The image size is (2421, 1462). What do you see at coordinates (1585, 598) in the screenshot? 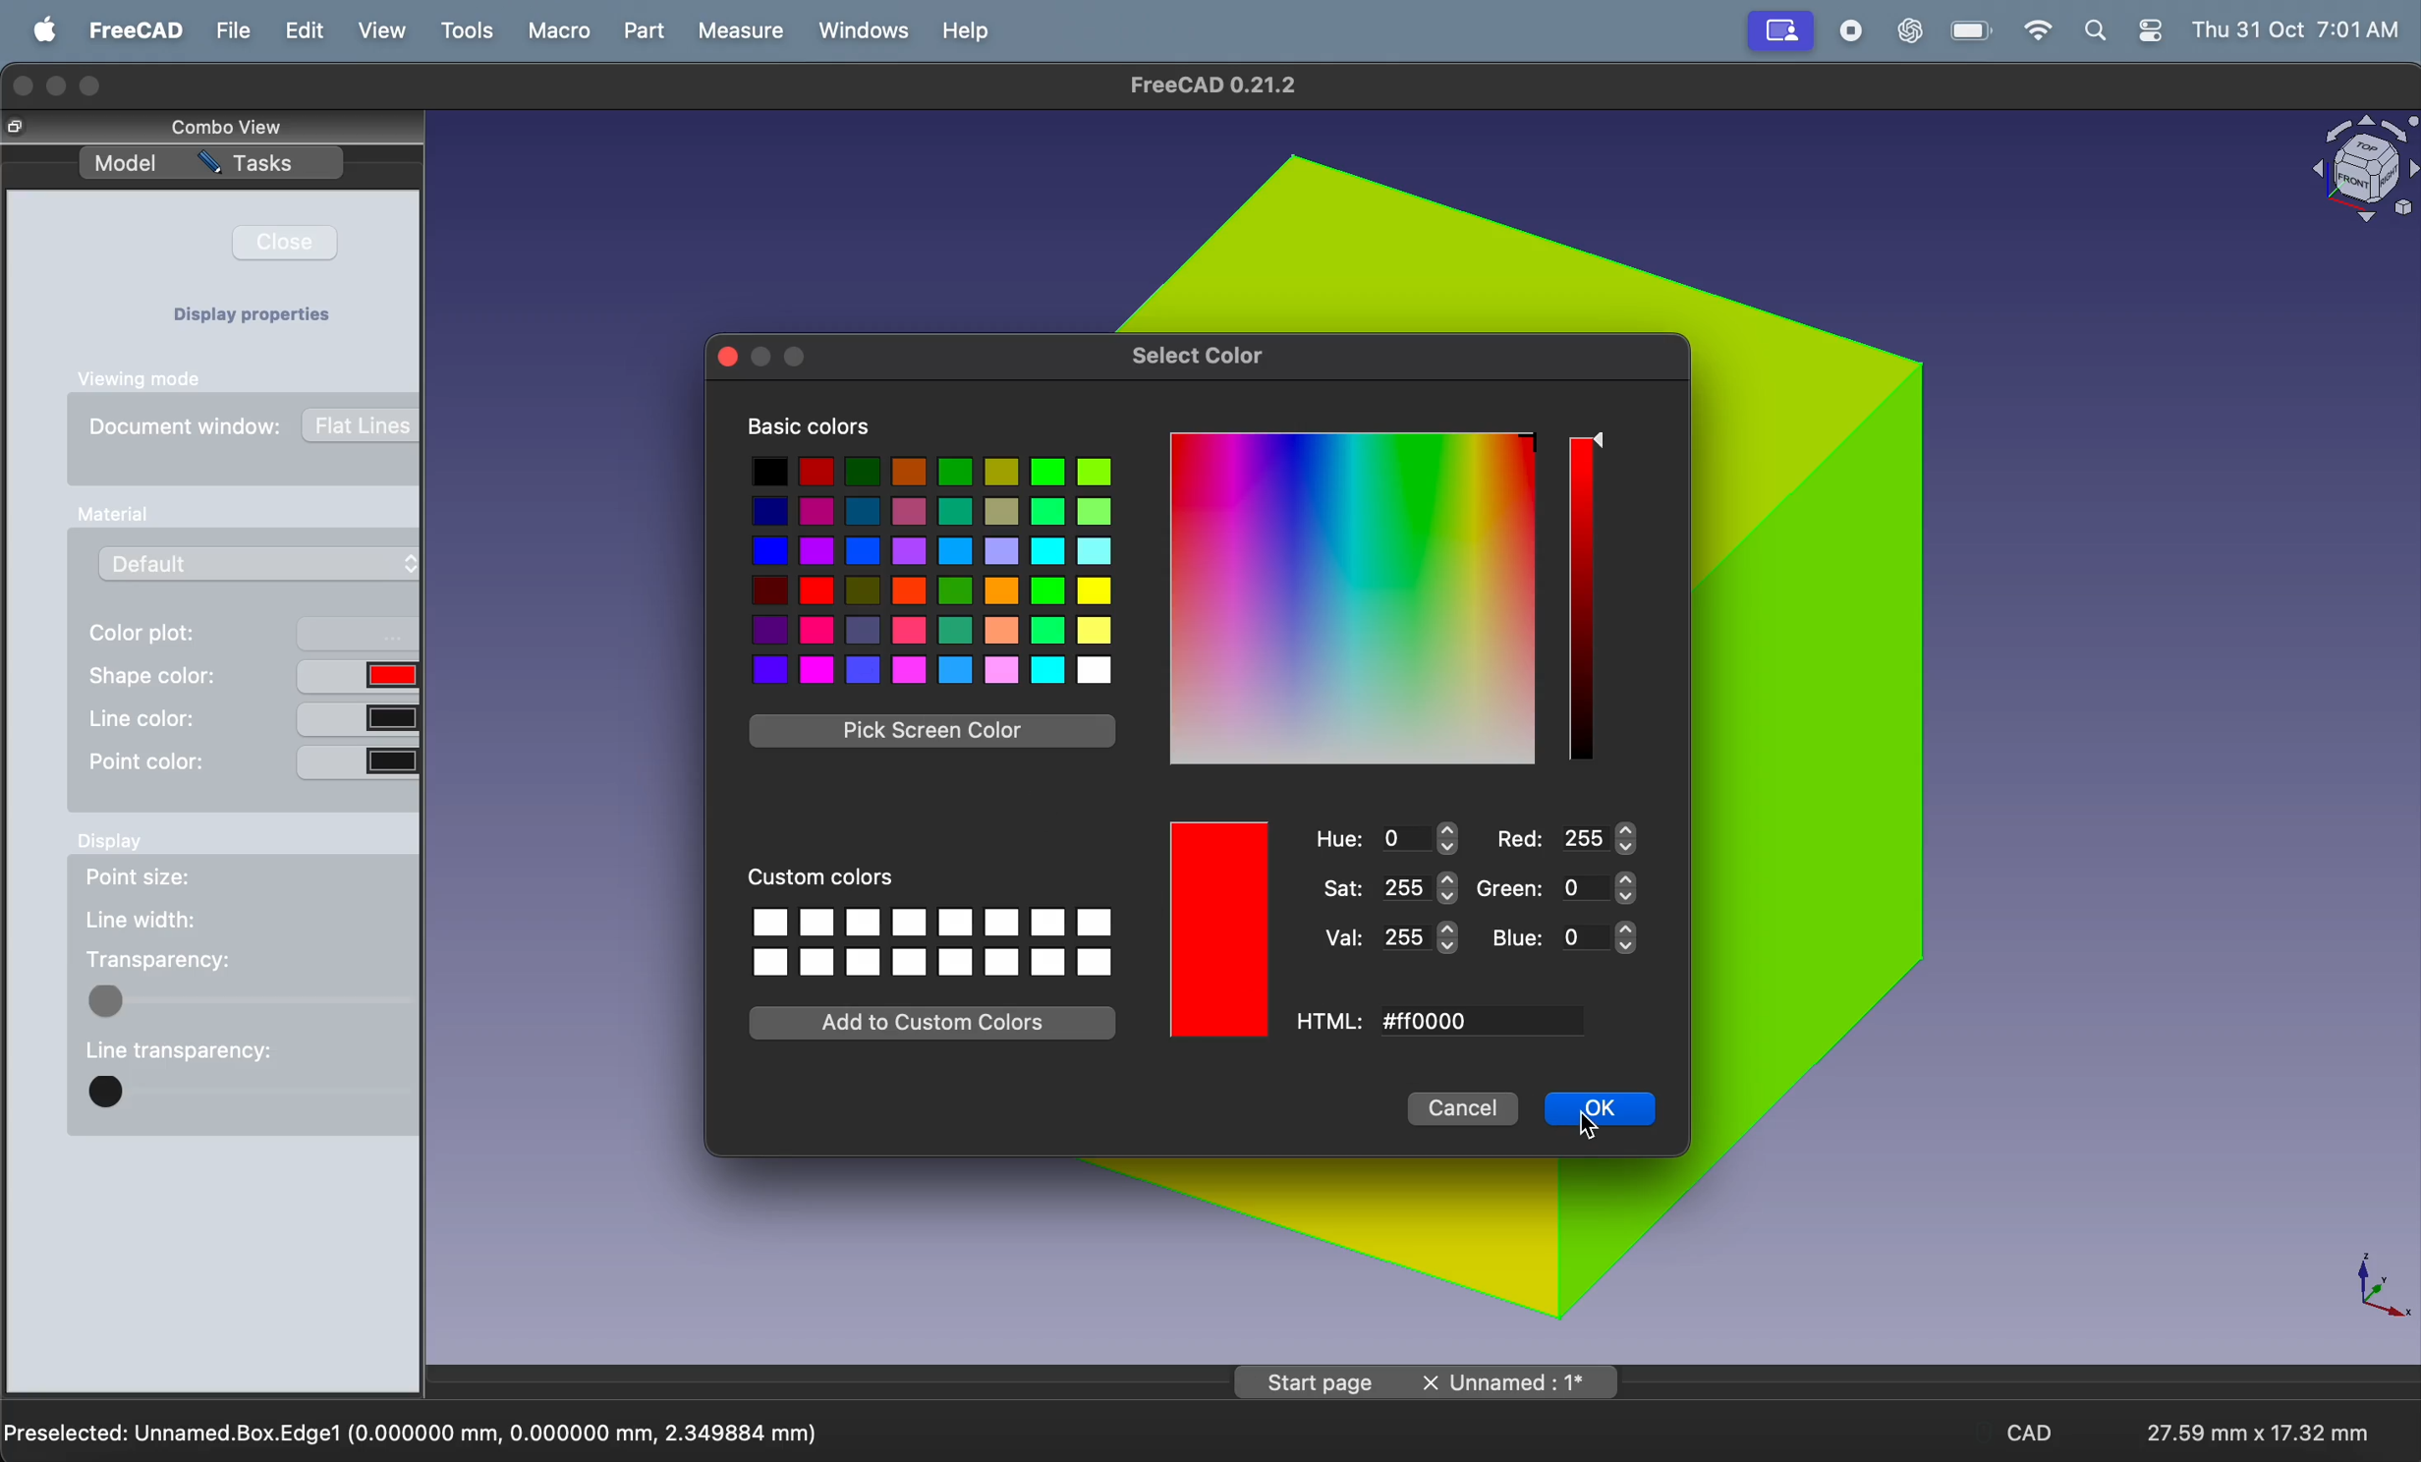
I see `color scale` at bounding box center [1585, 598].